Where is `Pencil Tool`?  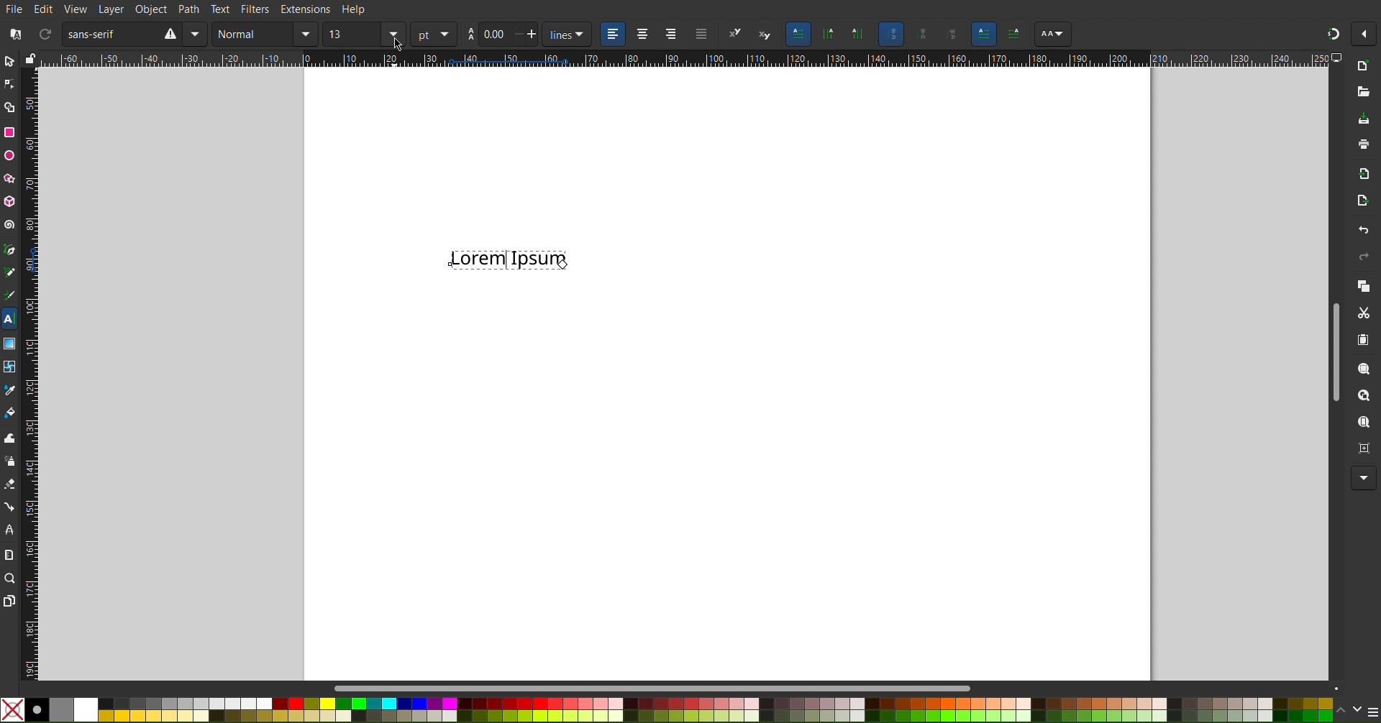
Pencil Tool is located at coordinates (10, 272).